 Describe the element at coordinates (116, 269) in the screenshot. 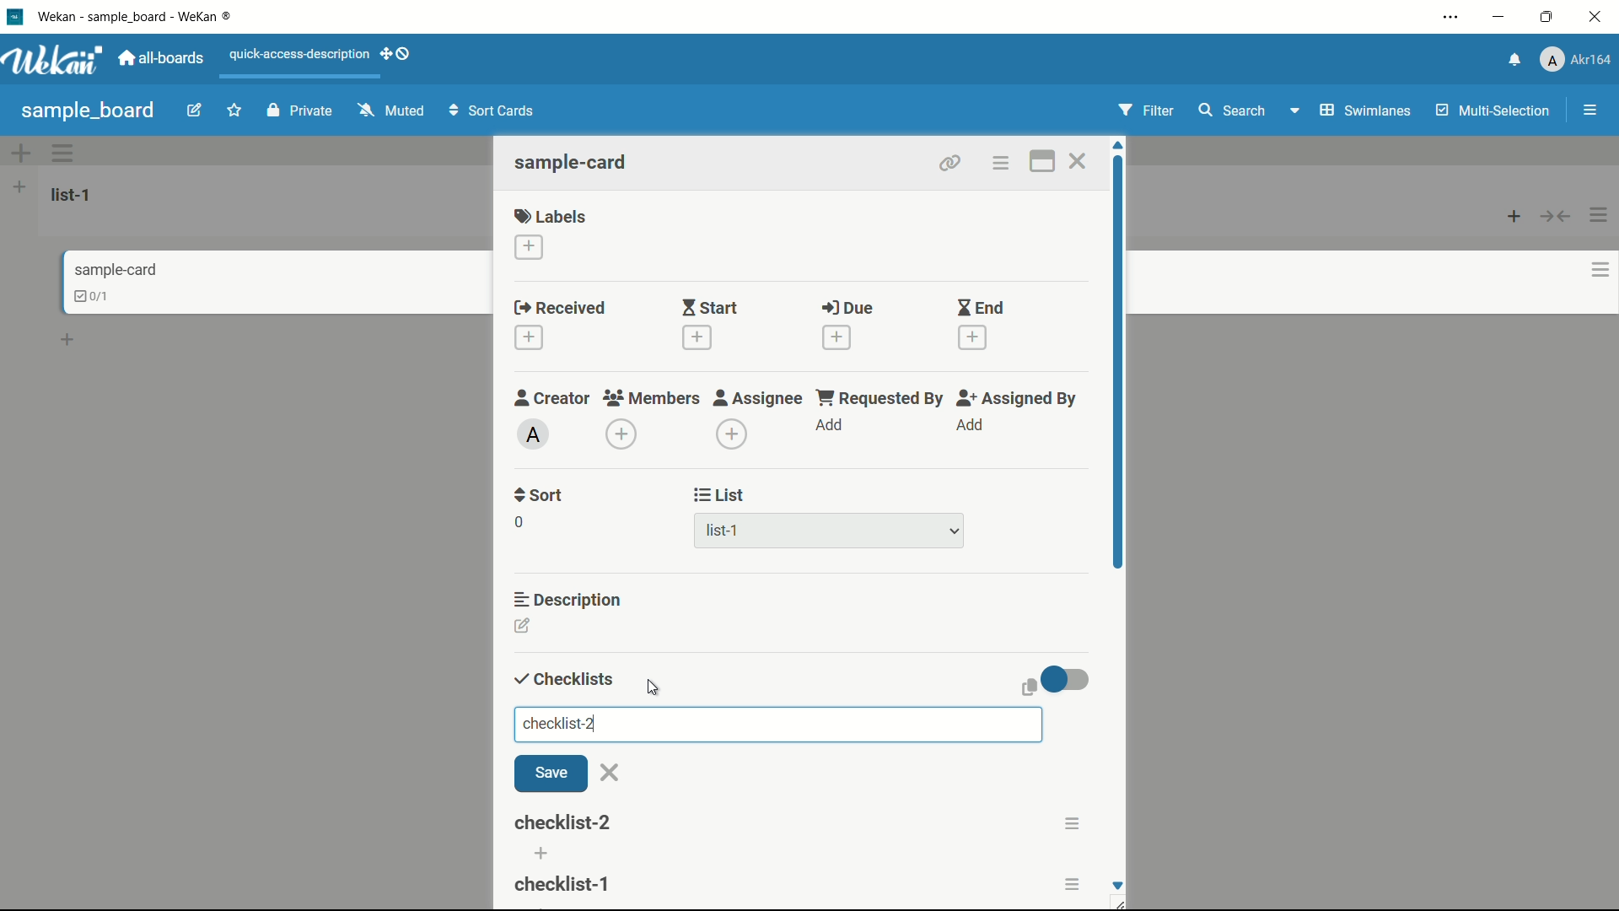

I see `card name` at that location.